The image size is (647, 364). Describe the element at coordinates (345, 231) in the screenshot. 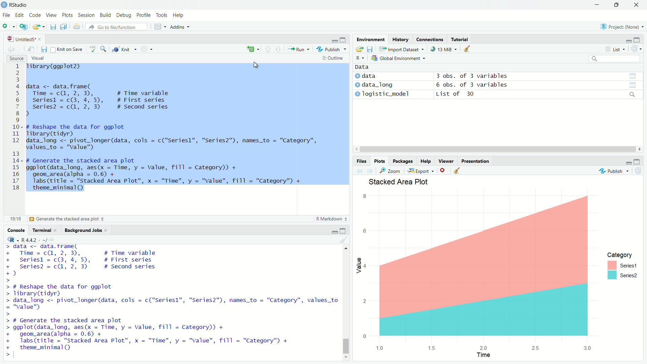

I see `maximise` at that location.